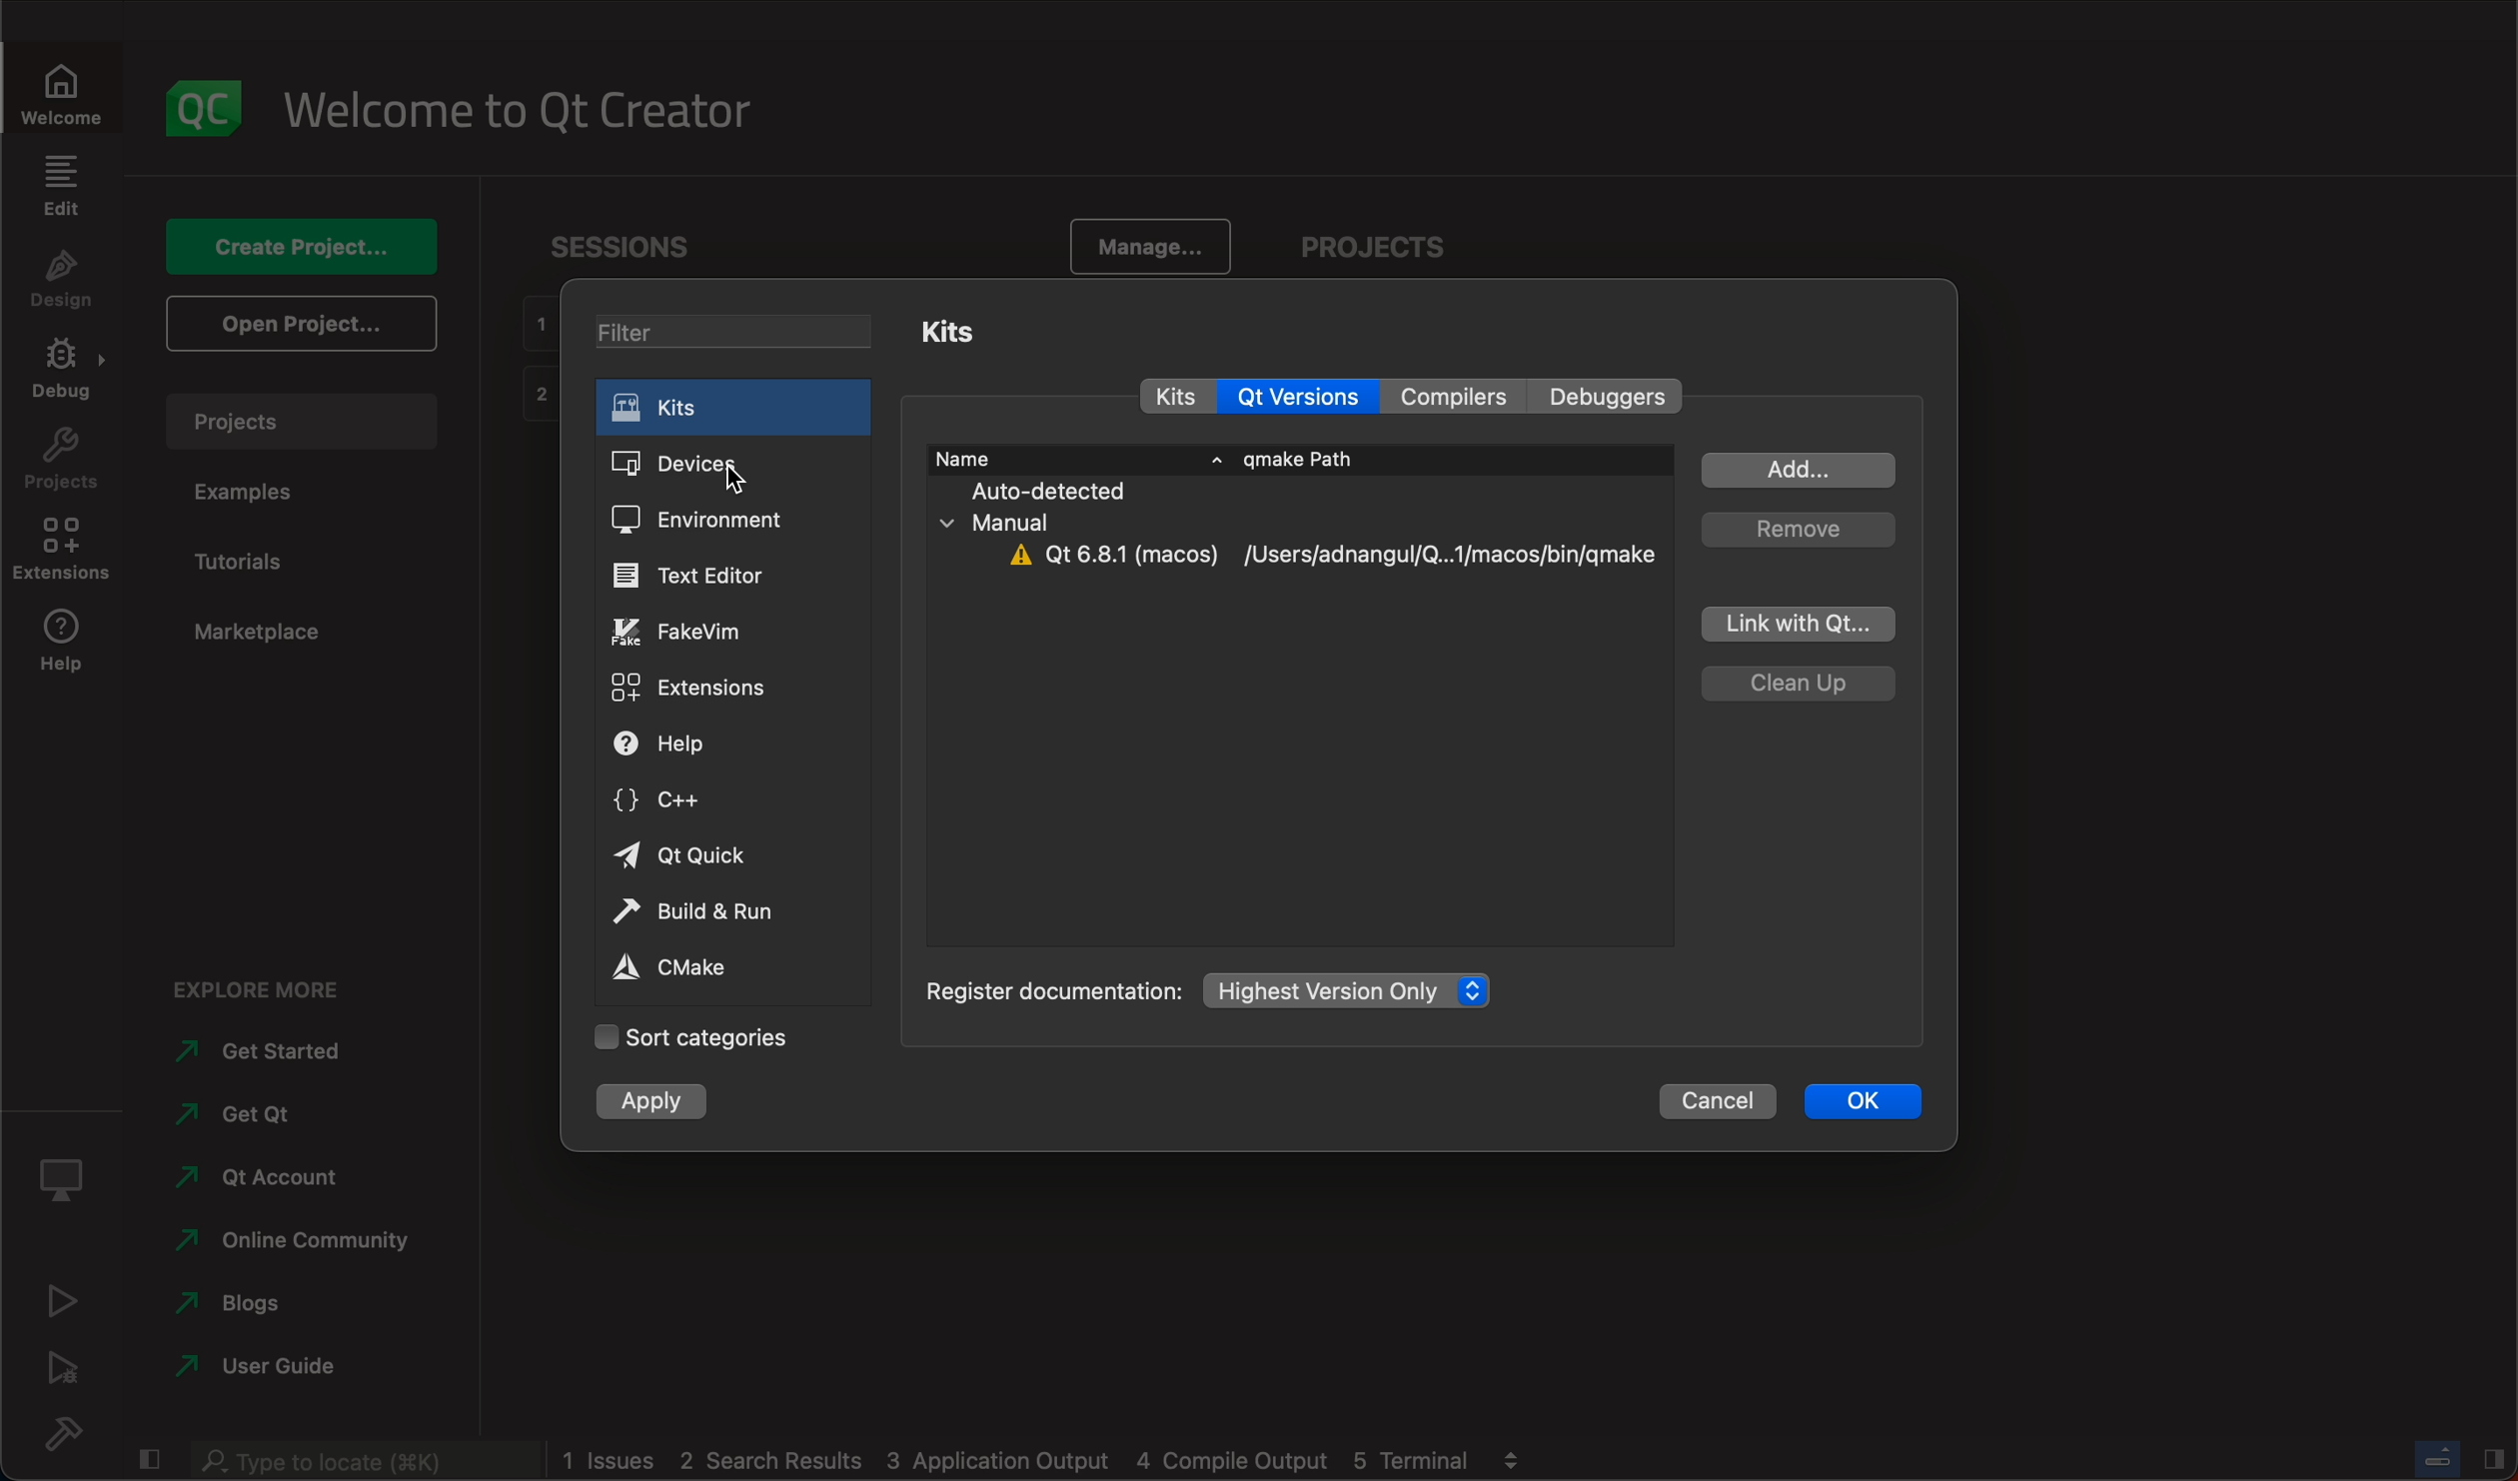 The width and height of the screenshot is (2518, 1481). I want to click on remove, so click(1797, 528).